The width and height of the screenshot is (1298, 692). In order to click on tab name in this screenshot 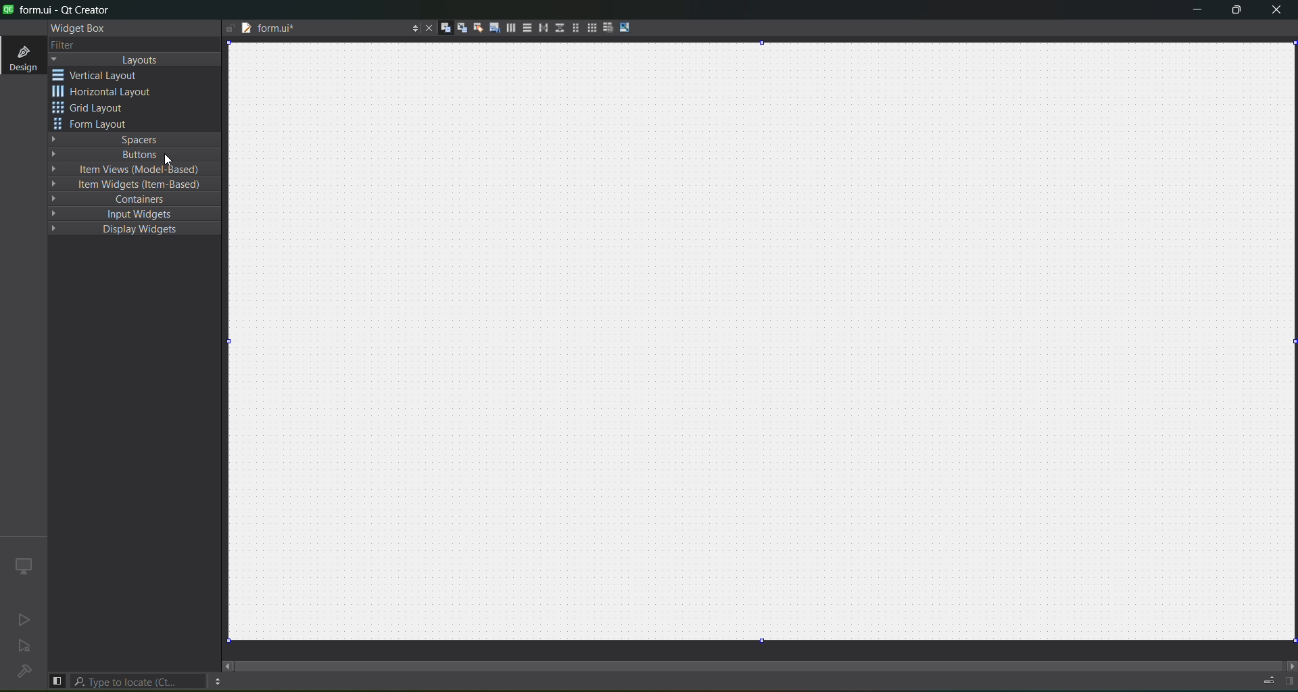, I will do `click(309, 30)`.